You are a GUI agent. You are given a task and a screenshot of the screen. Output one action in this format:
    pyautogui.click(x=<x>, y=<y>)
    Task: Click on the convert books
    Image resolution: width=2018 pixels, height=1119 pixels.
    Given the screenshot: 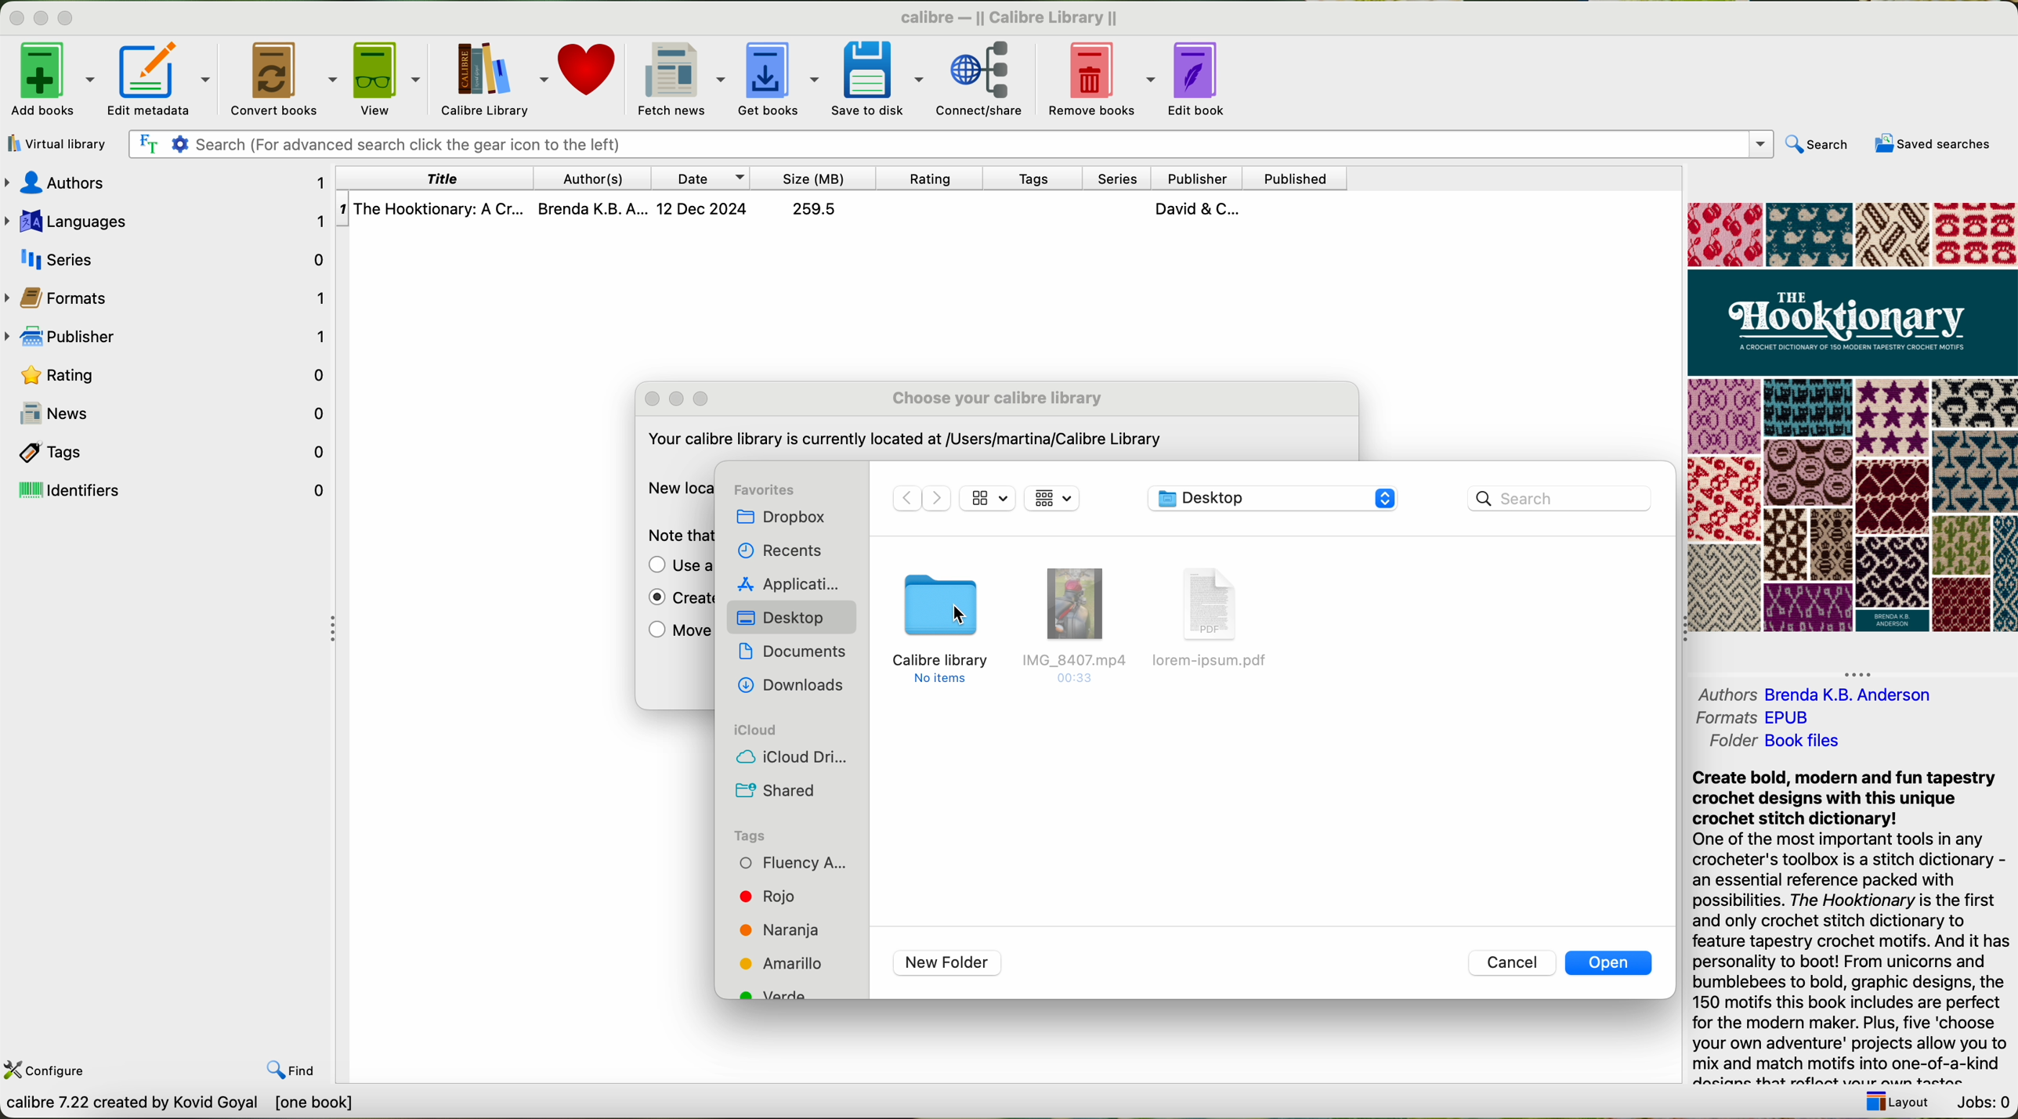 What is the action you would take?
    pyautogui.click(x=281, y=77)
    